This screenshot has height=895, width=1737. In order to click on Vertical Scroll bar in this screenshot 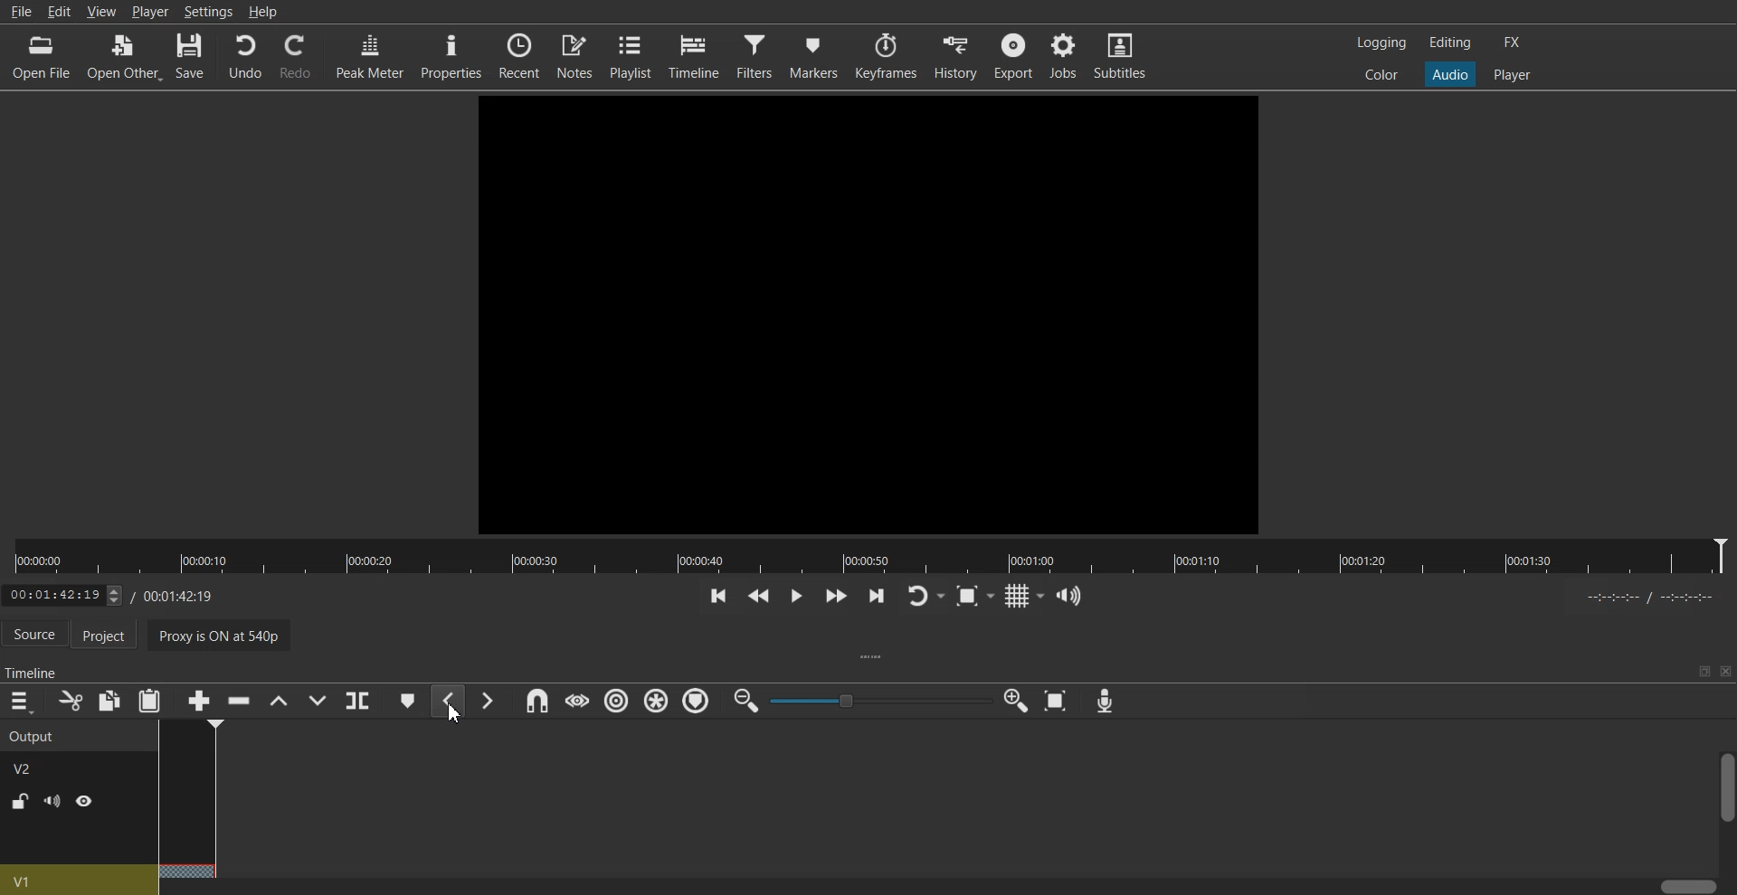, I will do `click(1726, 812)`.